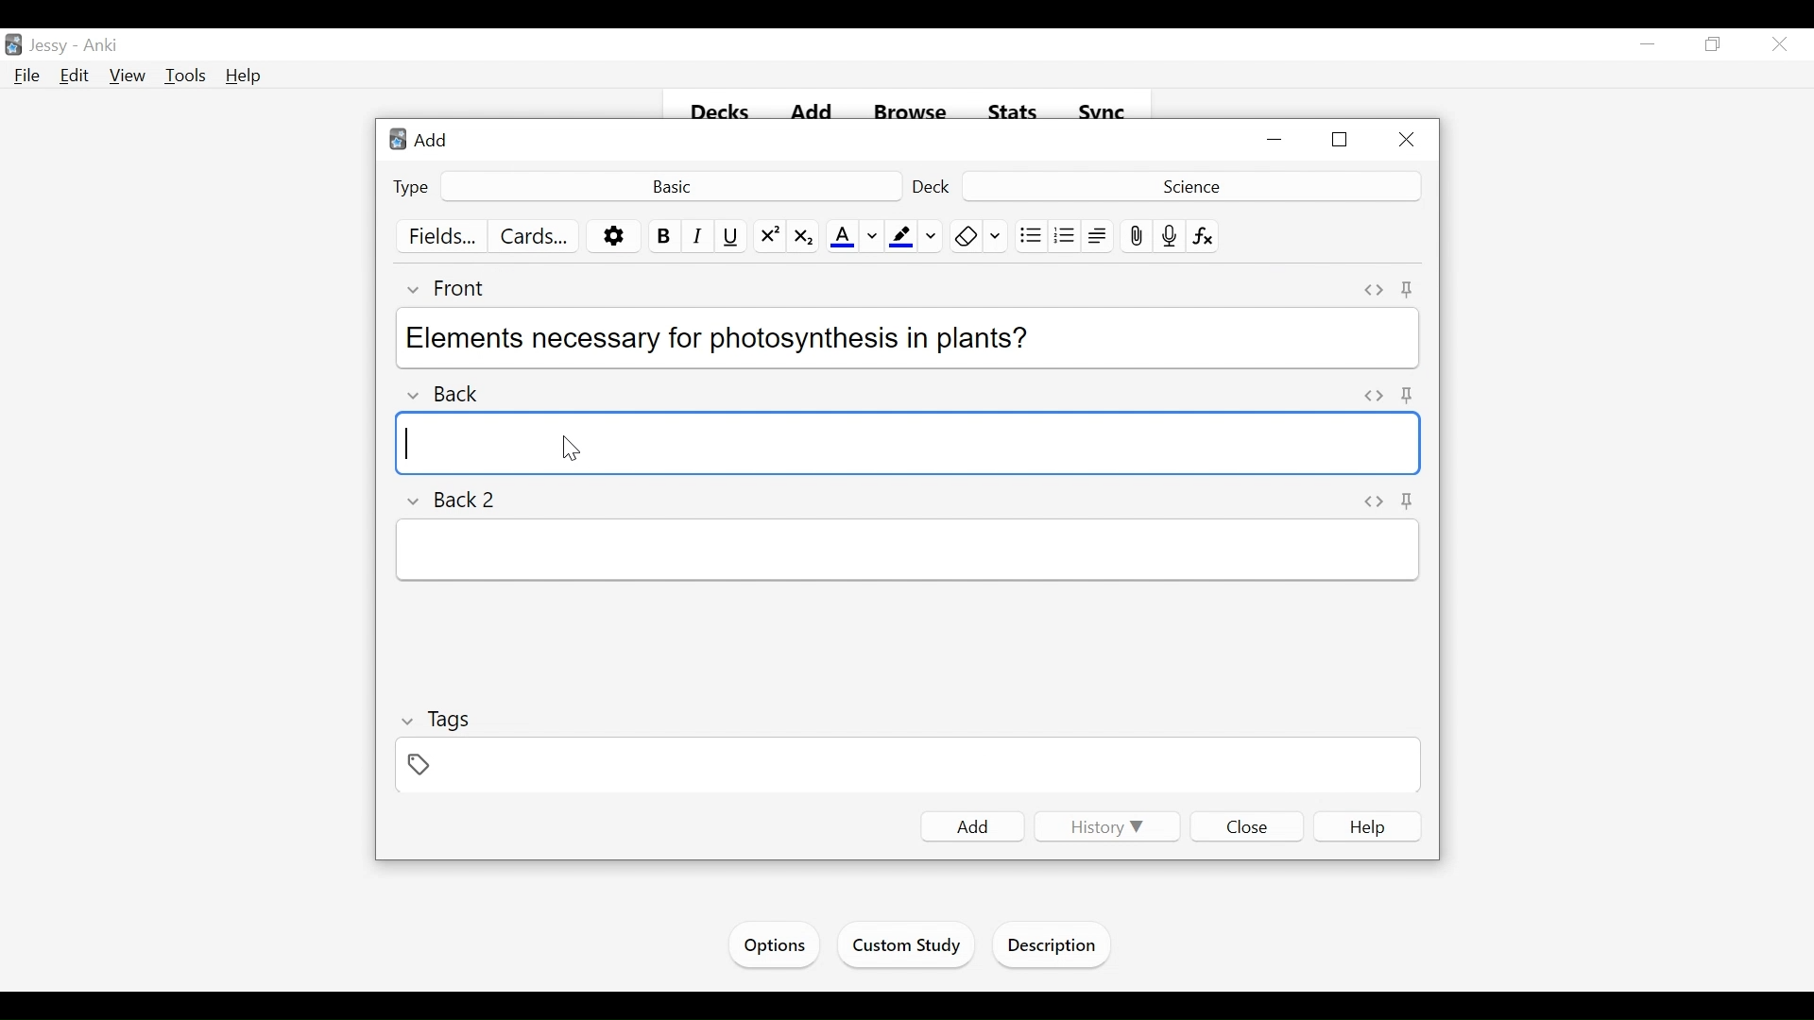 This screenshot has height=1020, width=1814. What do you see at coordinates (842, 237) in the screenshot?
I see `Text Color` at bounding box center [842, 237].